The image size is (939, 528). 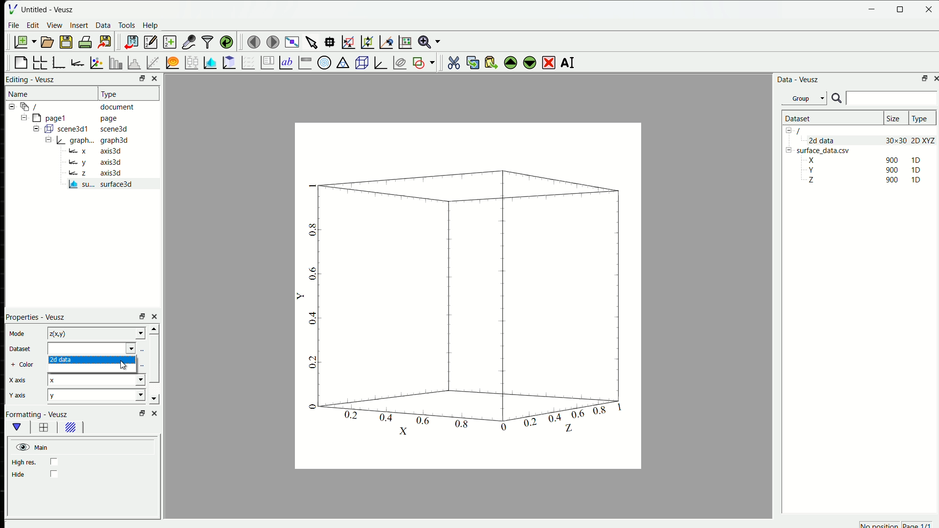 What do you see at coordinates (325, 62) in the screenshot?
I see `polar graph` at bounding box center [325, 62].